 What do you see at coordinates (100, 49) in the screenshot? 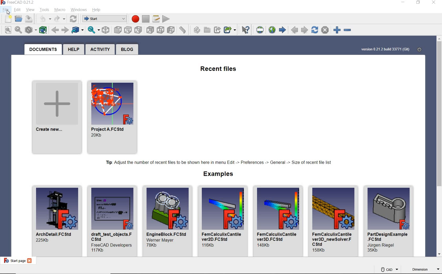
I see `ACTIVITY` at bounding box center [100, 49].